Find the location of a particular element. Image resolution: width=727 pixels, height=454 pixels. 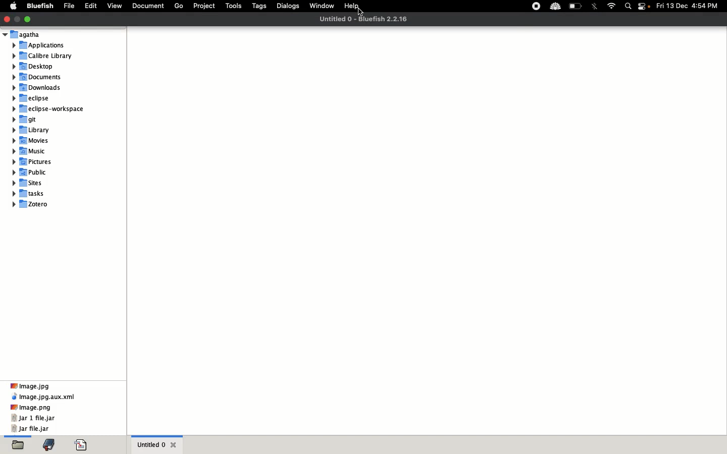

Dialogs is located at coordinates (288, 6).